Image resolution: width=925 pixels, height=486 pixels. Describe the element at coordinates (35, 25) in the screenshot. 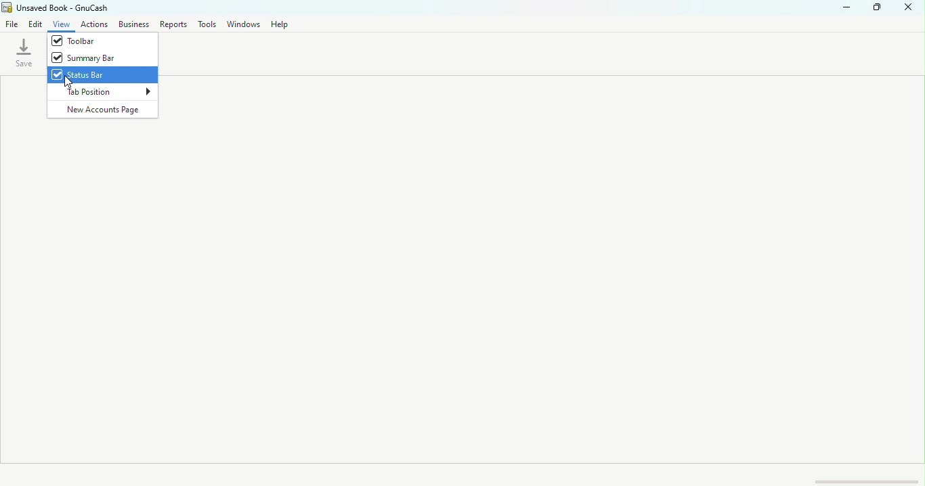

I see `Edit` at that location.